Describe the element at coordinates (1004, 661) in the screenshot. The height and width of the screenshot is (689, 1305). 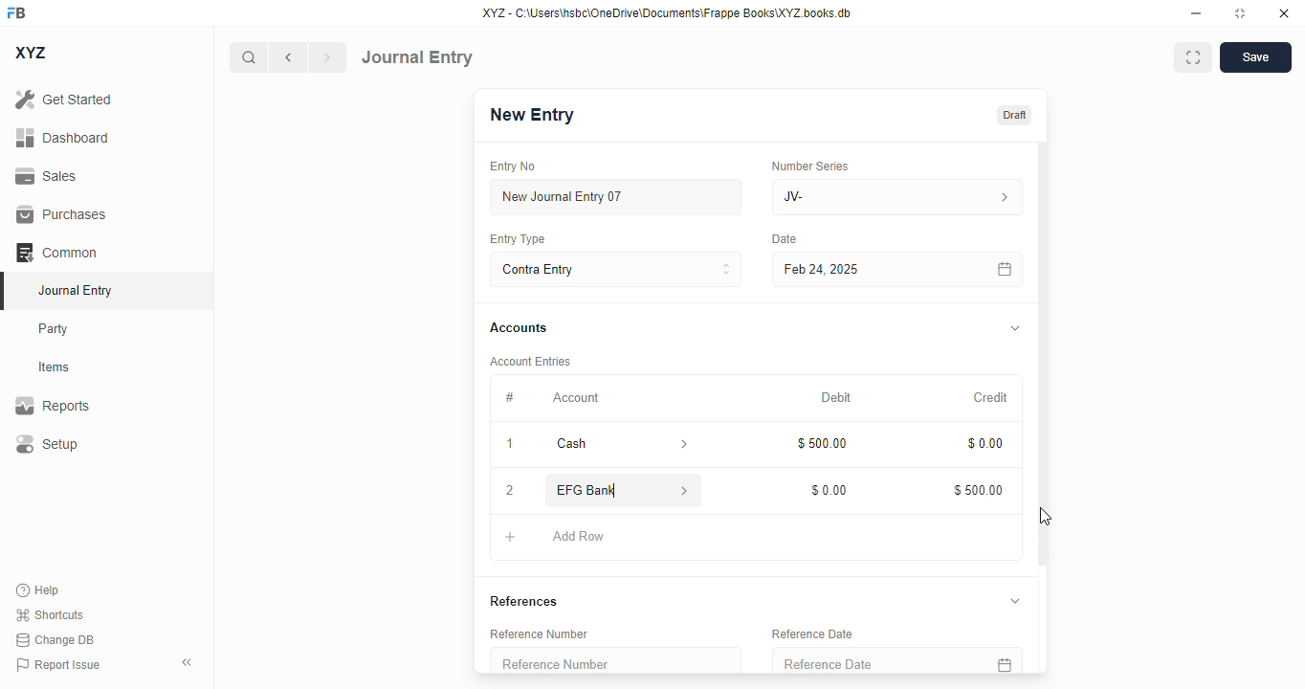
I see `calendar icon` at that location.